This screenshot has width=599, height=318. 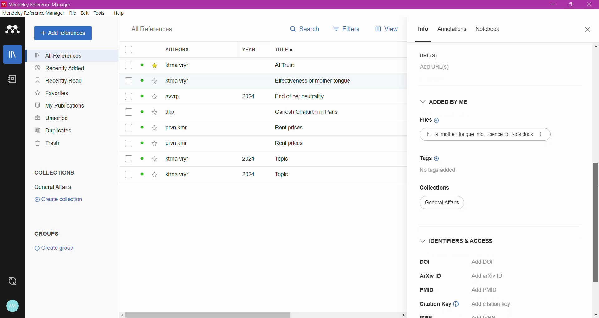 What do you see at coordinates (54, 118) in the screenshot?
I see `Unsorted` at bounding box center [54, 118].